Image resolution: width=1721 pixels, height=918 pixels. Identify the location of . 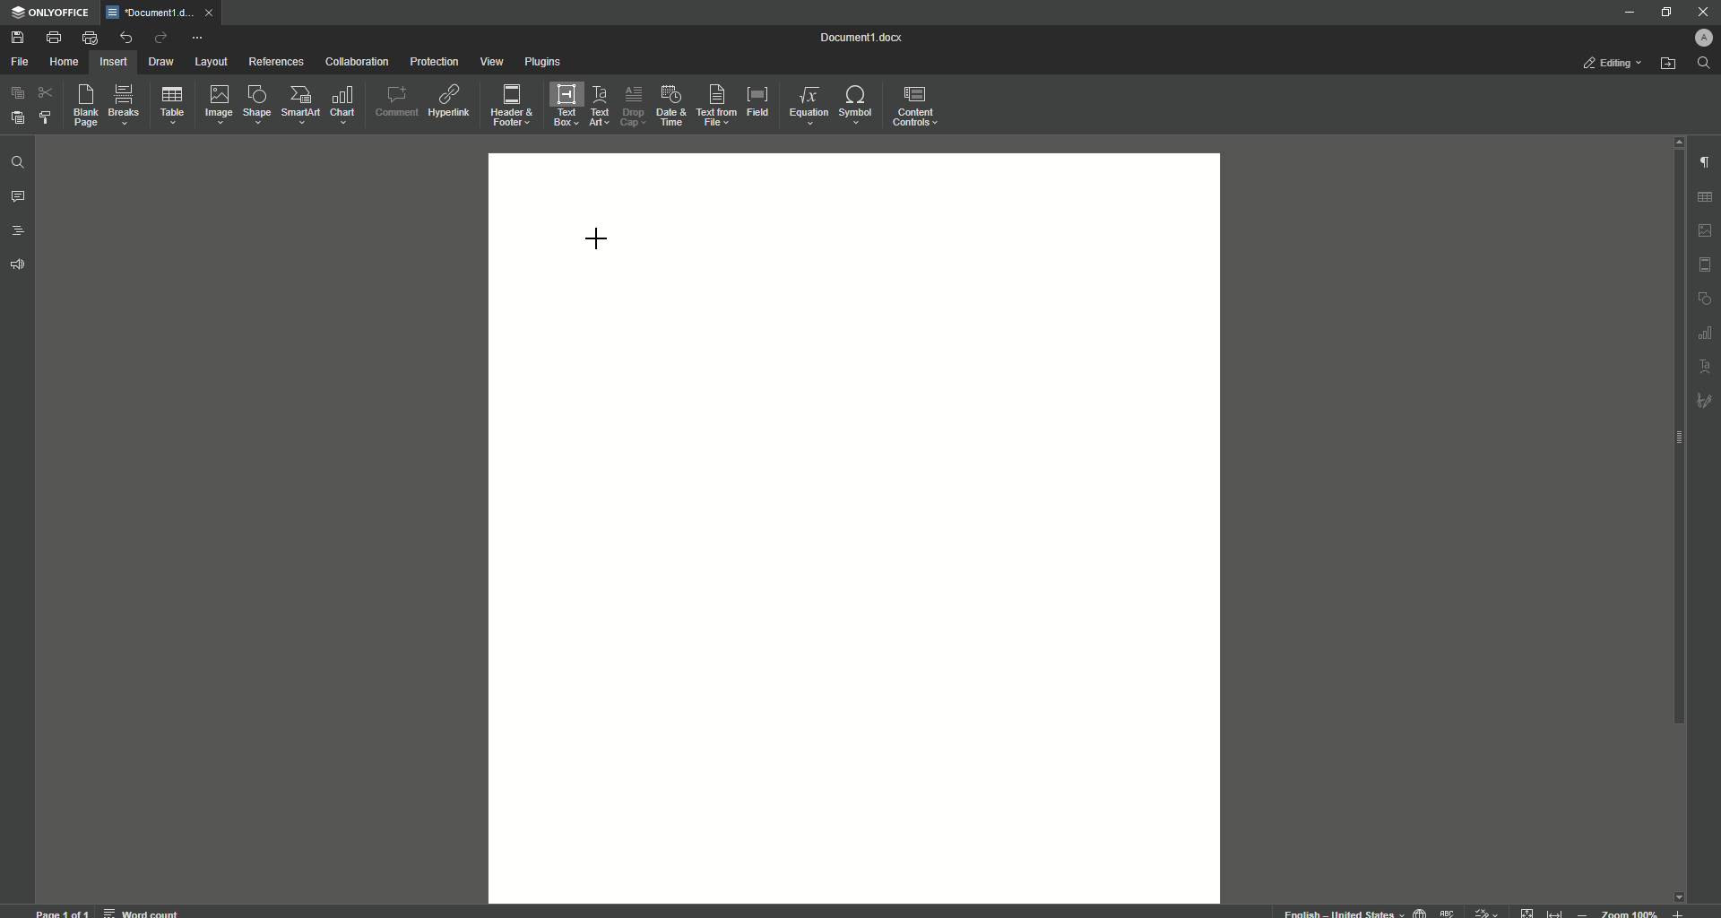
(434, 64).